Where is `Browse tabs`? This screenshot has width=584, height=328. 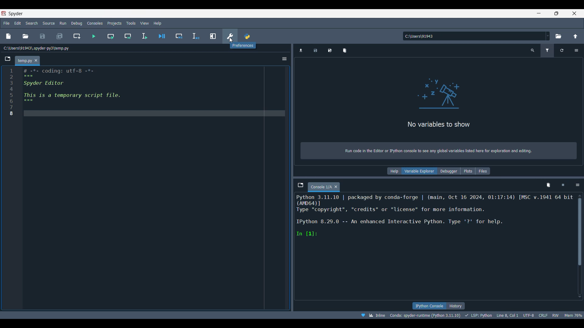 Browse tabs is located at coordinates (301, 185).